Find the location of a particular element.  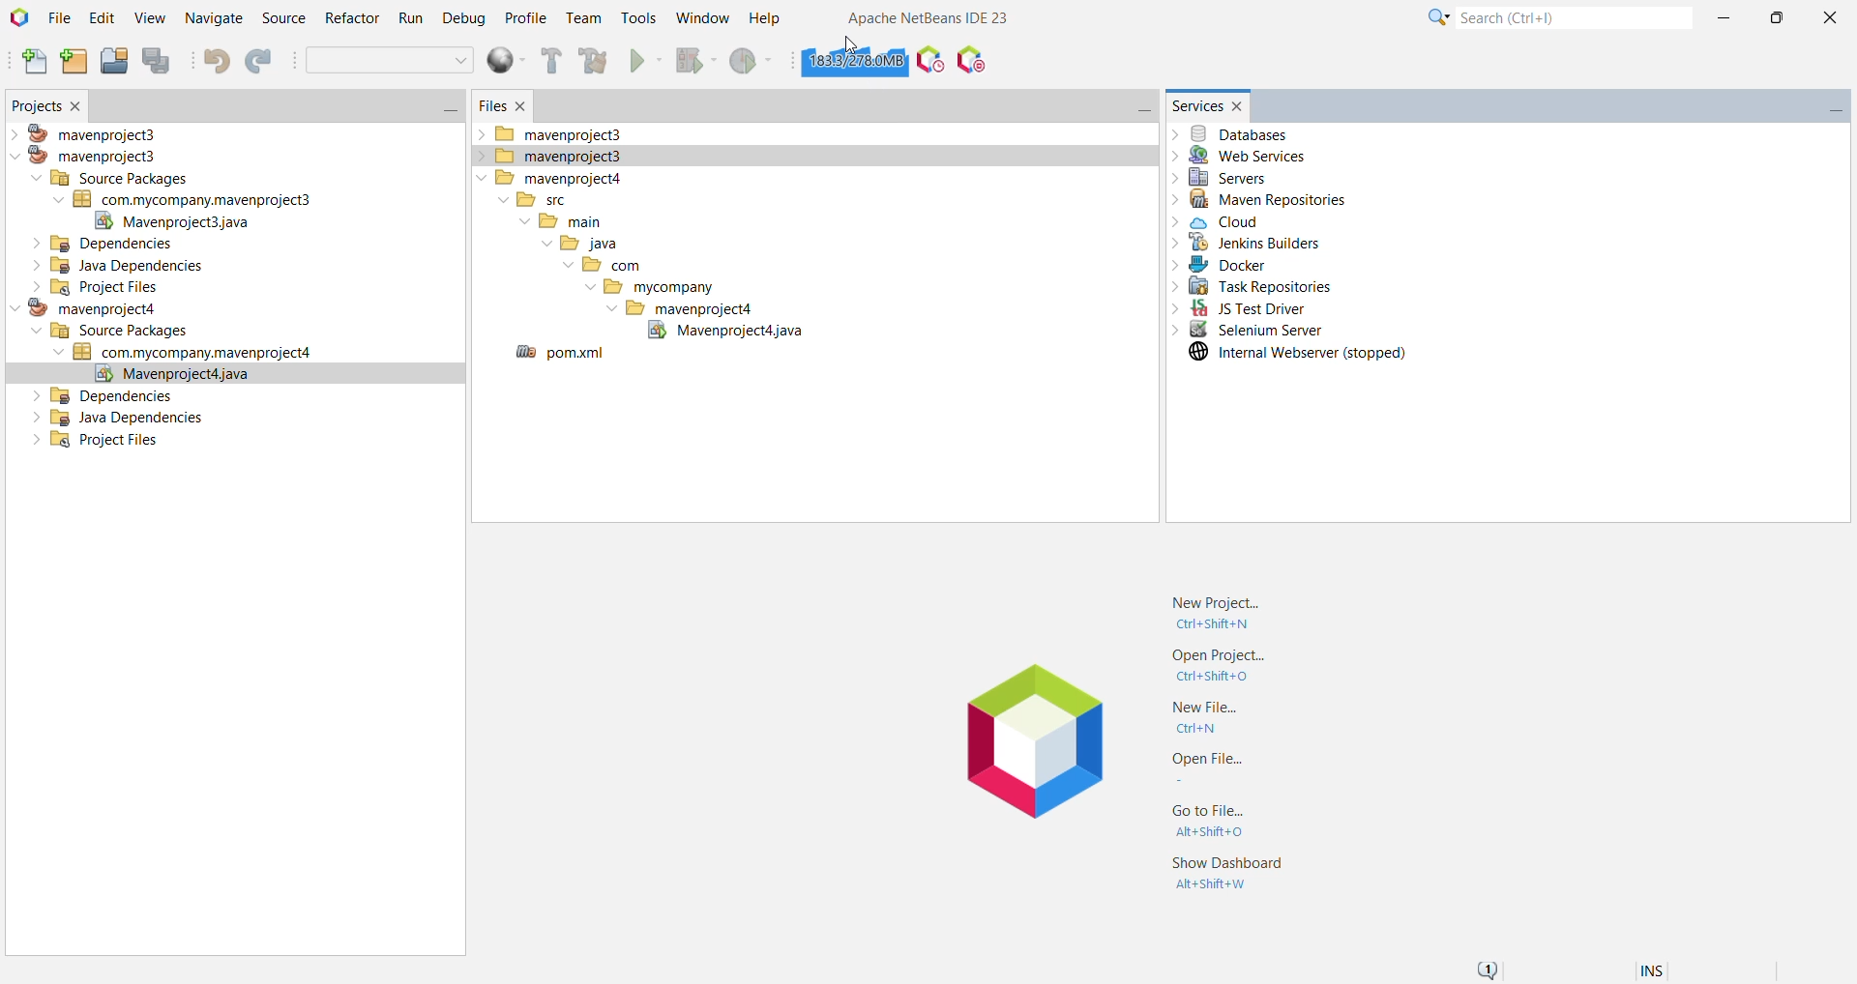

Cloud is located at coordinates (1222, 222).